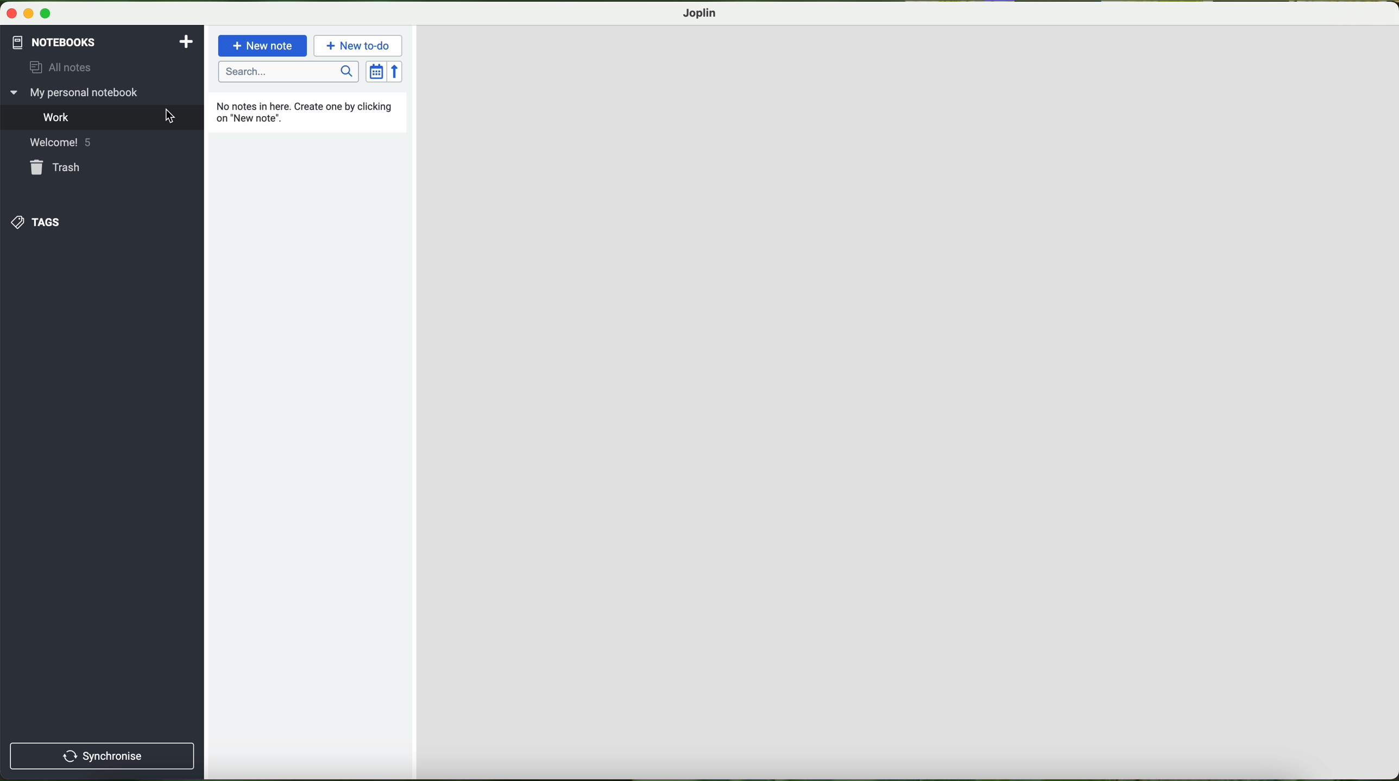 This screenshot has width=1399, height=781. What do you see at coordinates (376, 72) in the screenshot?
I see `` at bounding box center [376, 72].